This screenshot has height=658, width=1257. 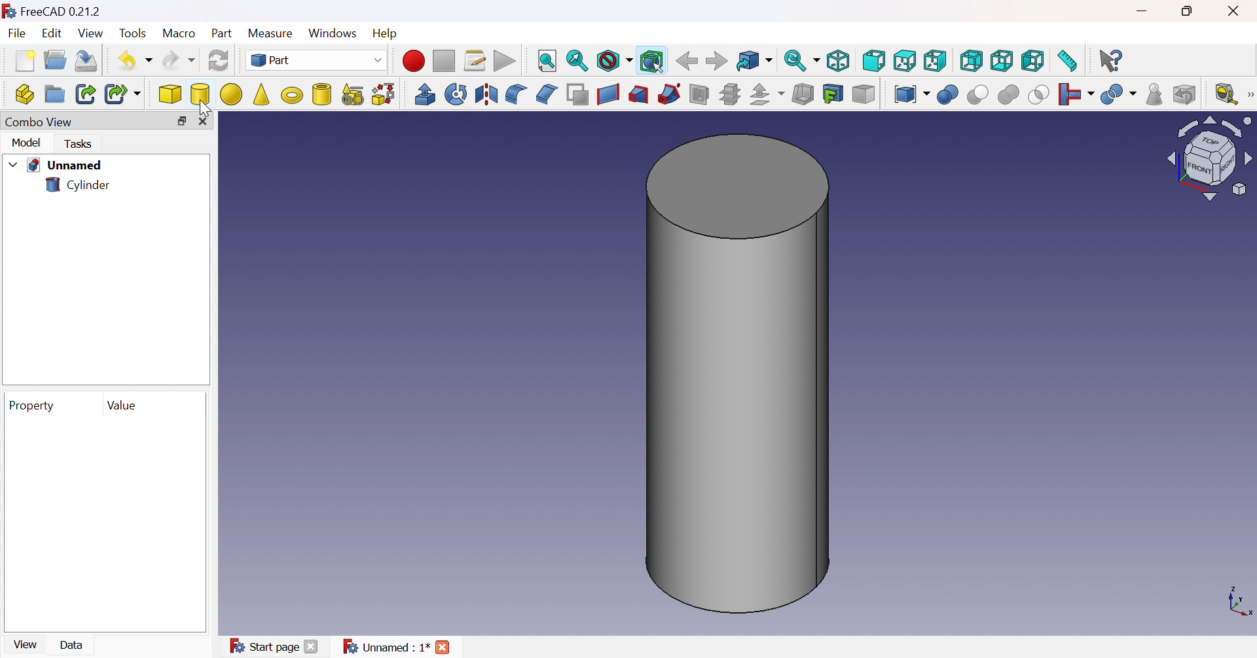 I want to click on Close, so click(x=206, y=122).